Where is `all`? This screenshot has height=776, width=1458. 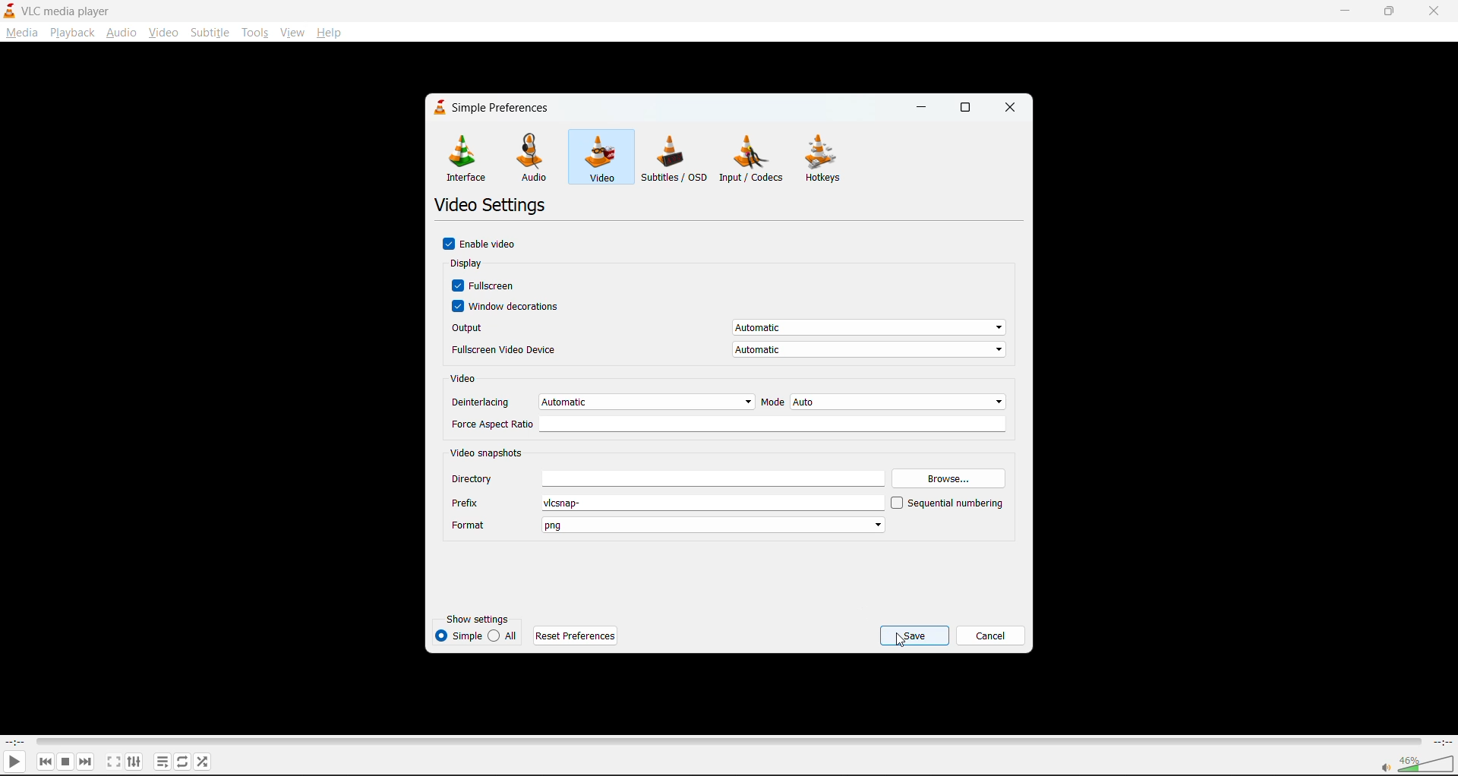
all is located at coordinates (502, 636).